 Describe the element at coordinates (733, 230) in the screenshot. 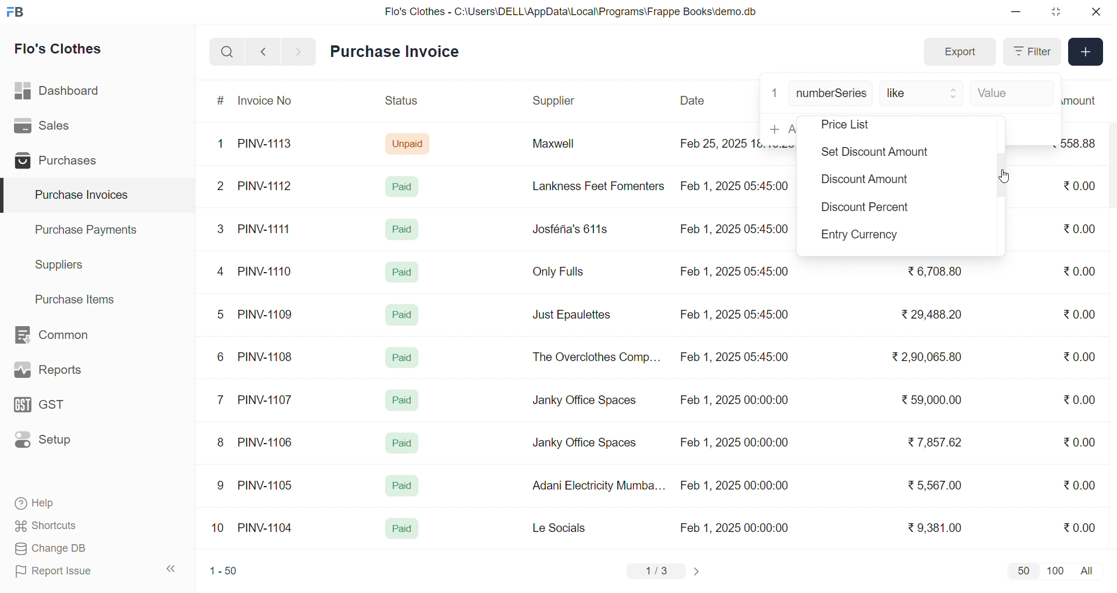

I see `Feb 1, 2025 05:45:00` at that location.